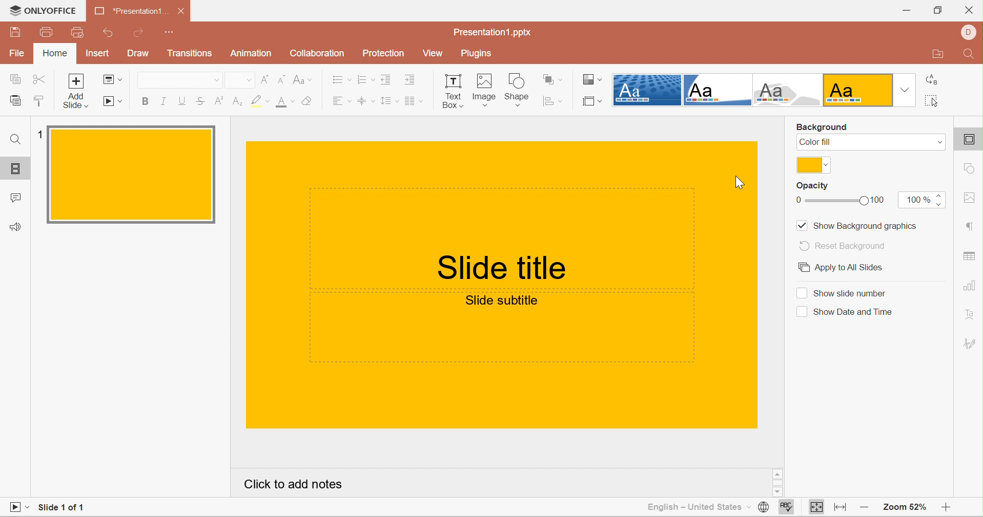 Image resolution: width=983 pixels, height=517 pixels. Describe the element at coordinates (433, 53) in the screenshot. I see `View` at that location.